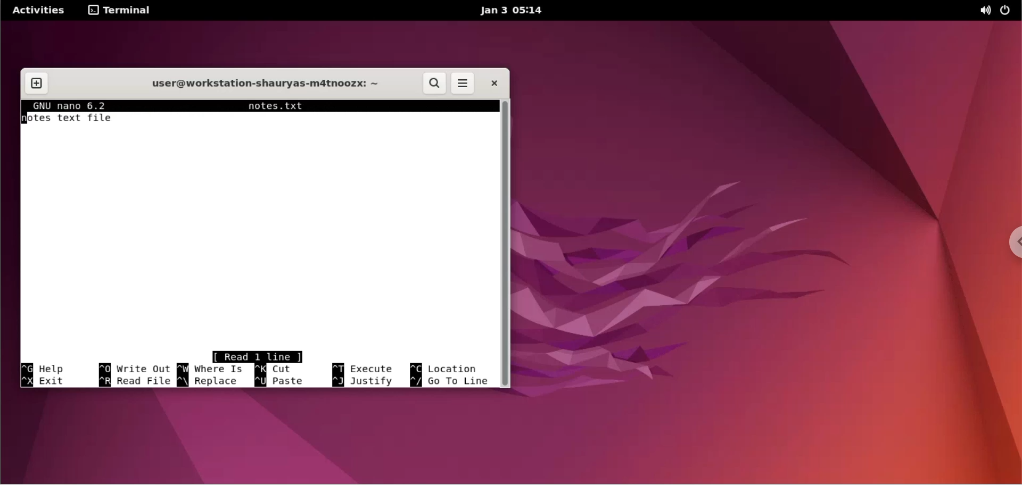  I want to click on search , so click(435, 84).